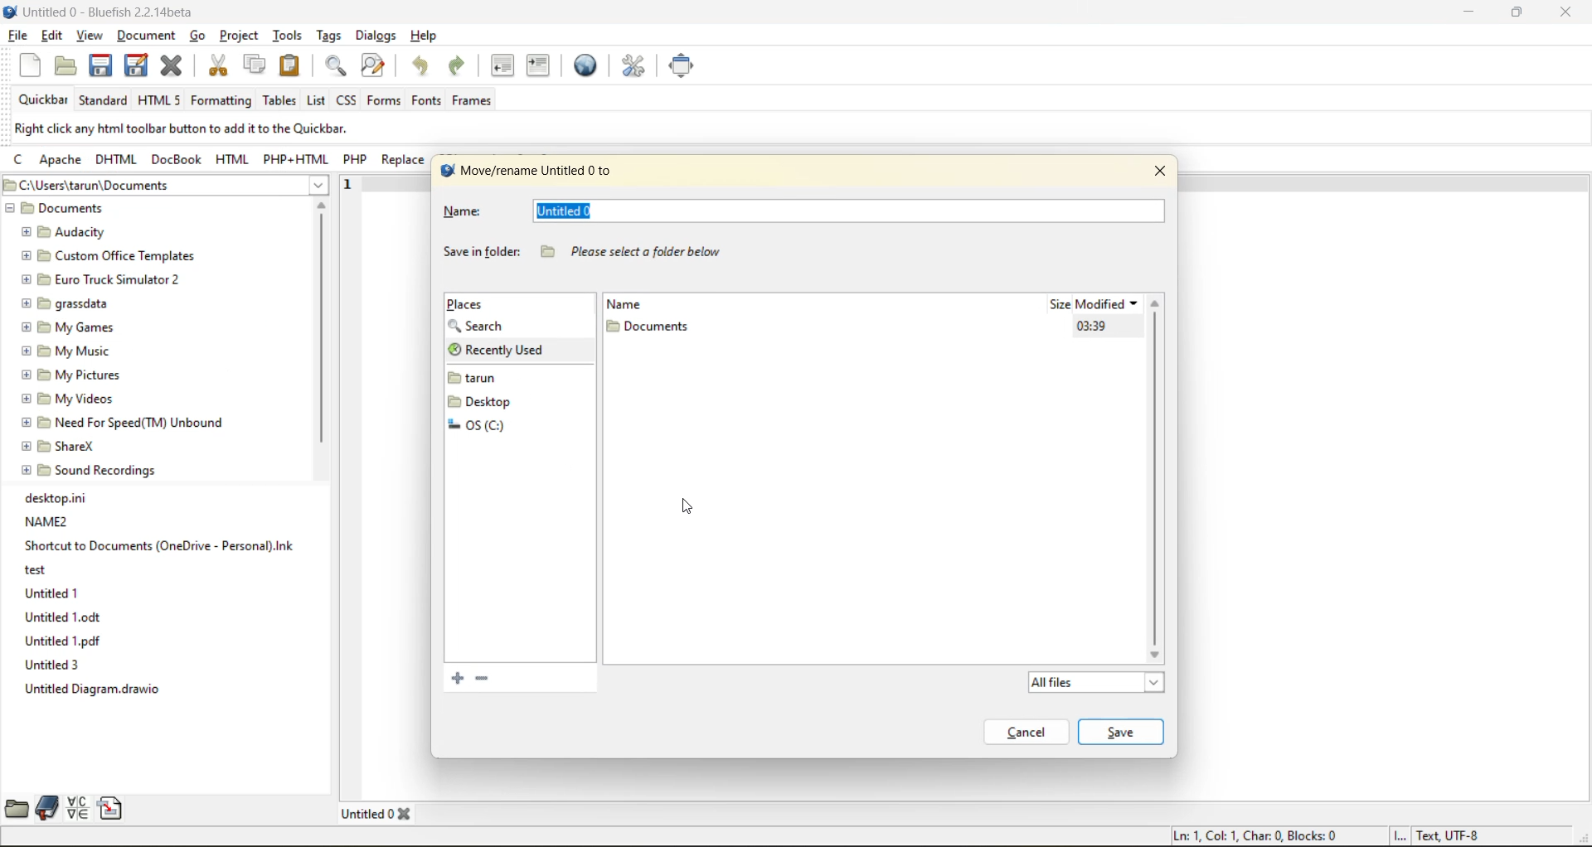 The image size is (1592, 847). Describe the element at coordinates (115, 161) in the screenshot. I see `dhtml` at that location.